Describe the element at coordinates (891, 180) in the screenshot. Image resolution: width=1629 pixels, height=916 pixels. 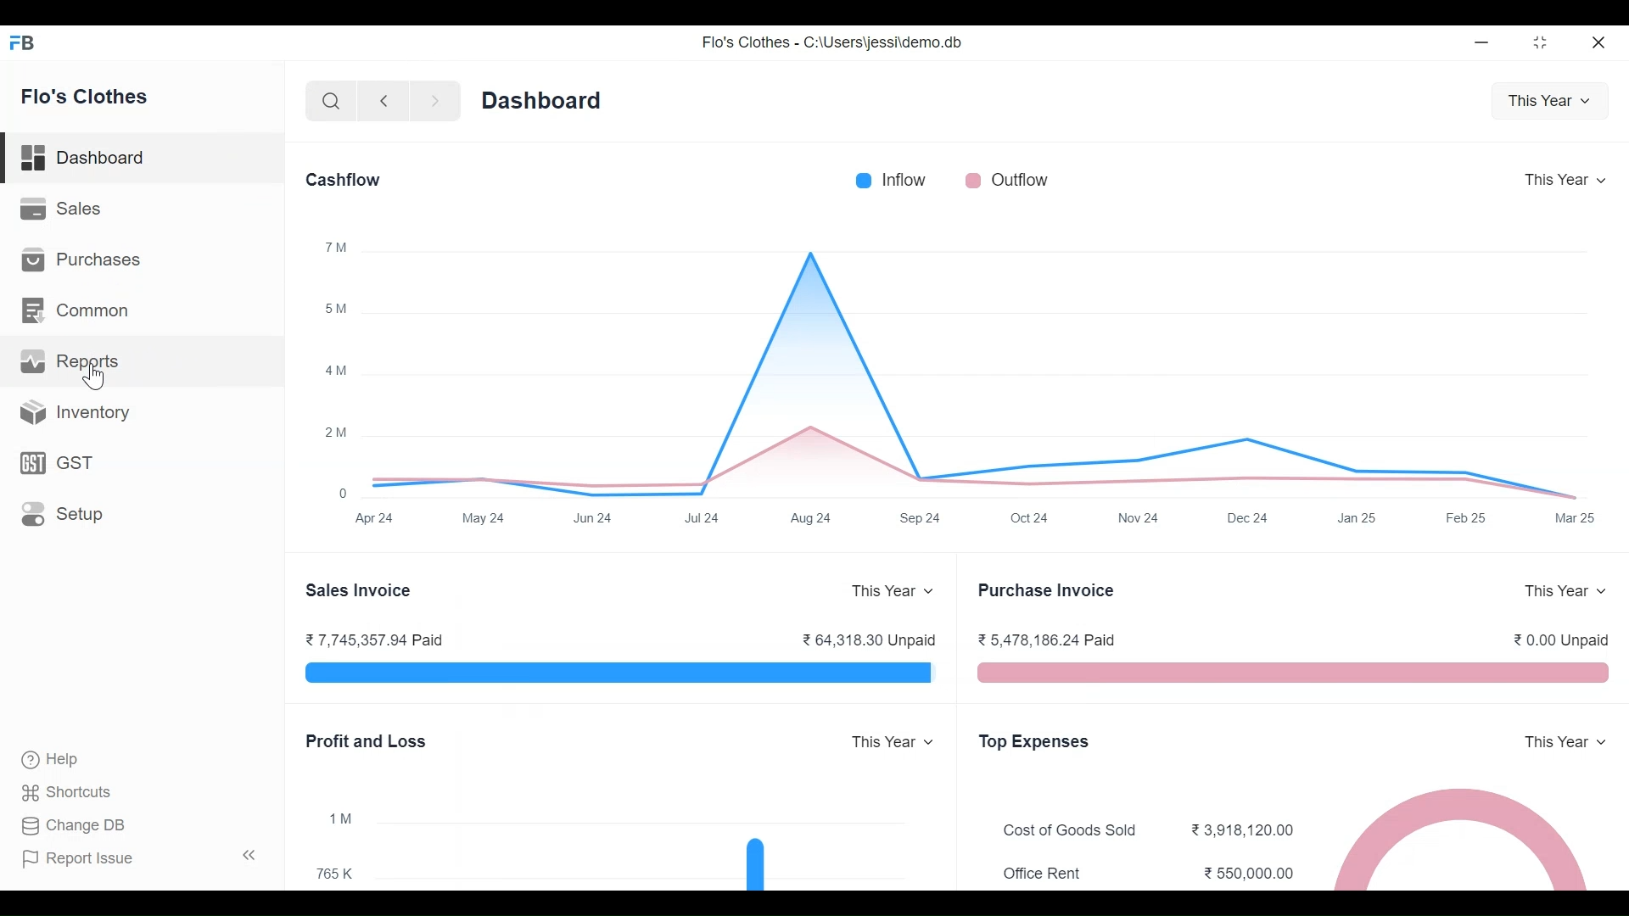
I see `inflow` at that location.